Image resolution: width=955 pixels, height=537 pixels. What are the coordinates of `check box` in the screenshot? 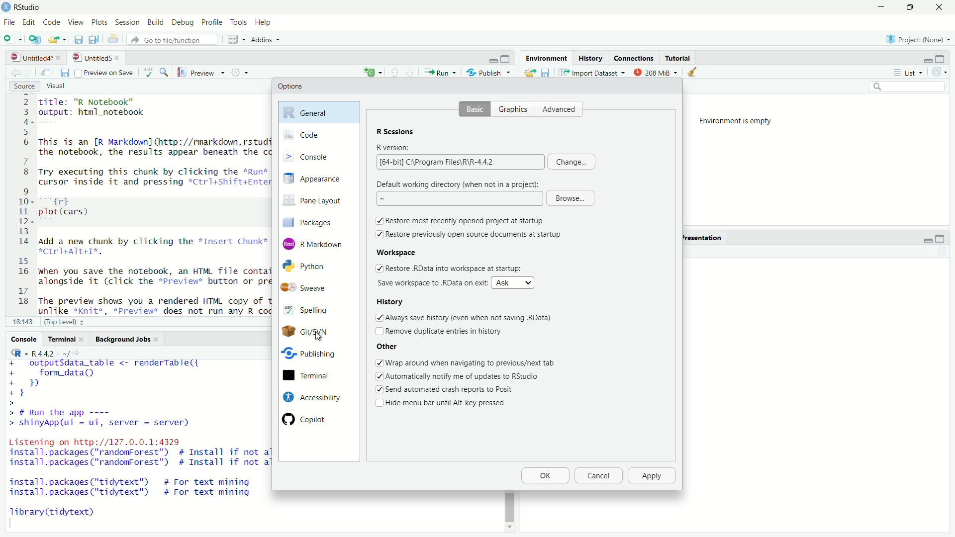 It's located at (377, 390).